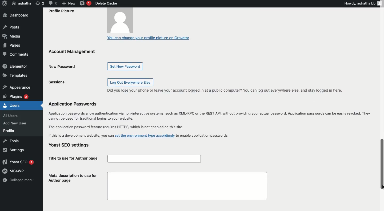  I want to click on Sessions, so click(59, 82).